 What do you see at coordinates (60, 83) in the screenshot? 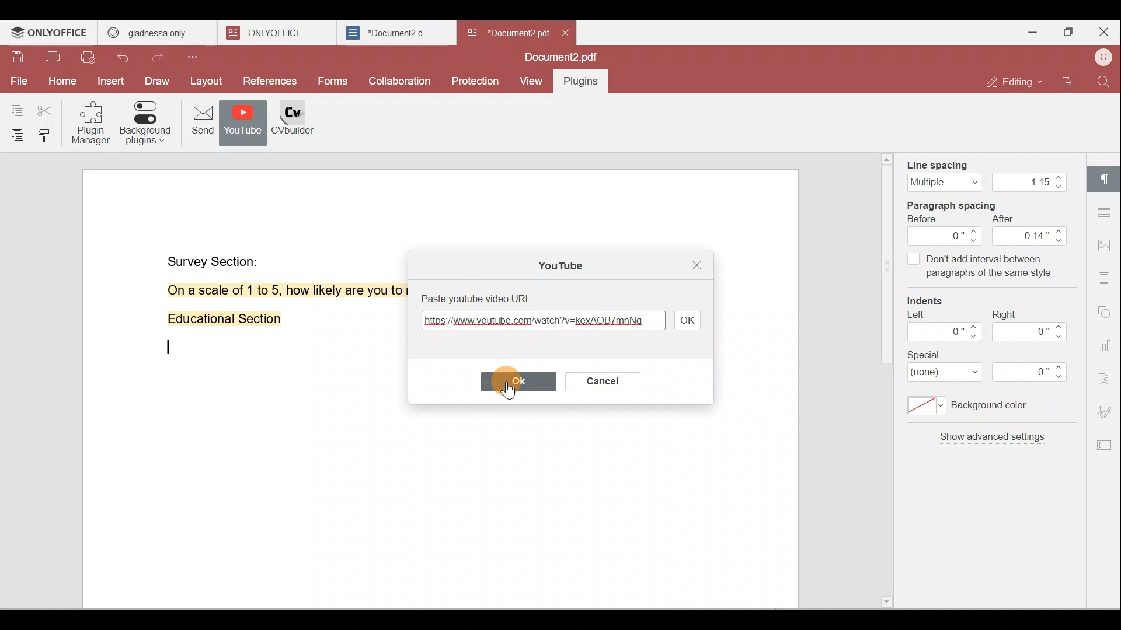
I see `Home` at bounding box center [60, 83].